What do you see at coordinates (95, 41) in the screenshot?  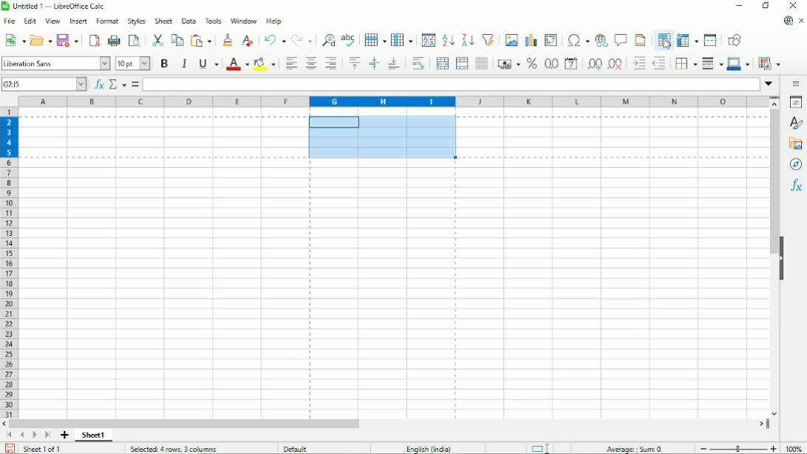 I see `Export directly as PDF` at bounding box center [95, 41].